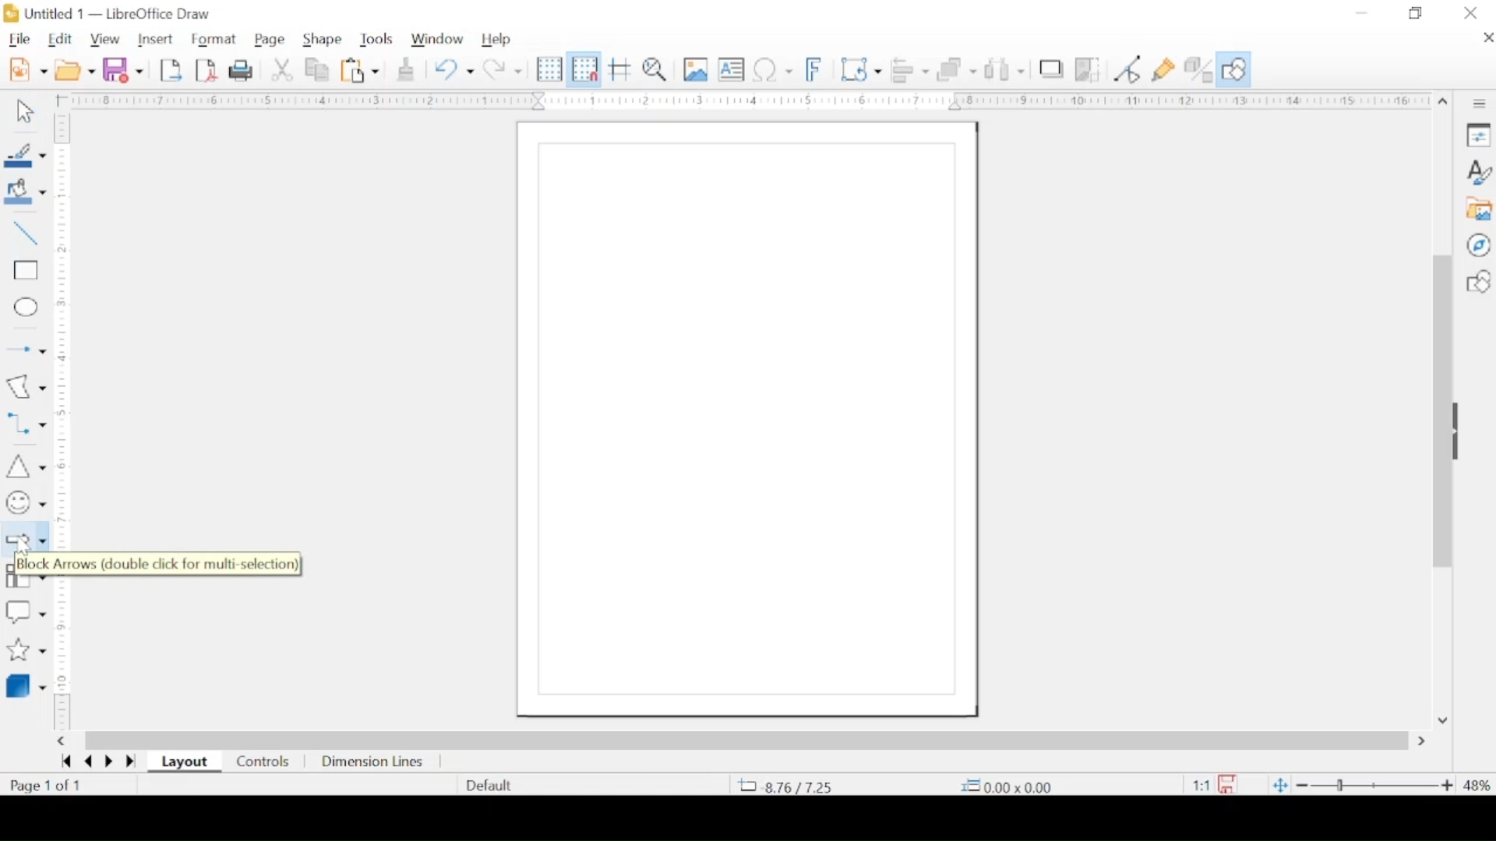 Image resolution: width=1496 pixels, height=841 pixels. Describe the element at coordinates (270, 40) in the screenshot. I see `page` at that location.